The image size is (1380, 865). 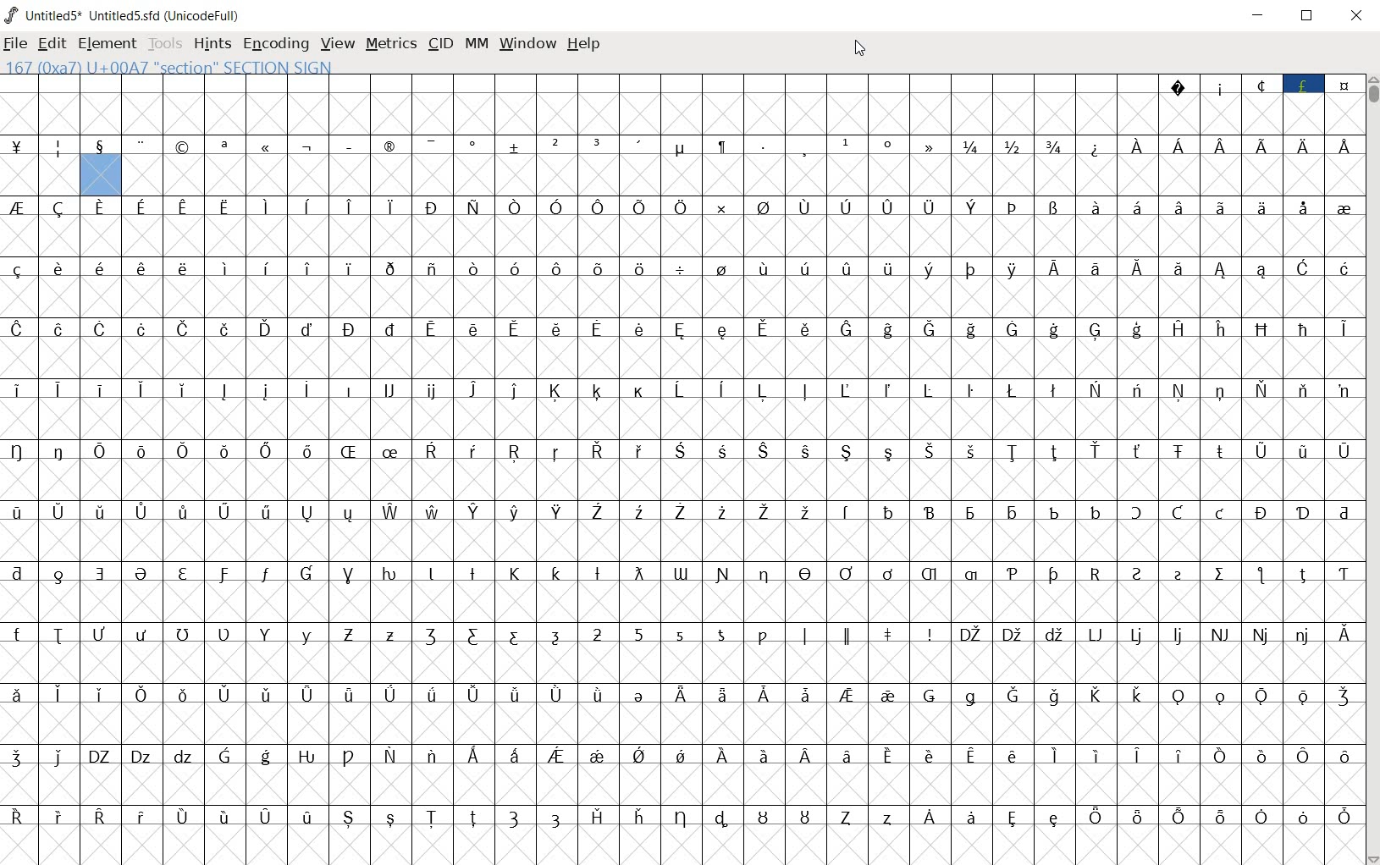 I want to click on special letters, so click(x=684, y=754).